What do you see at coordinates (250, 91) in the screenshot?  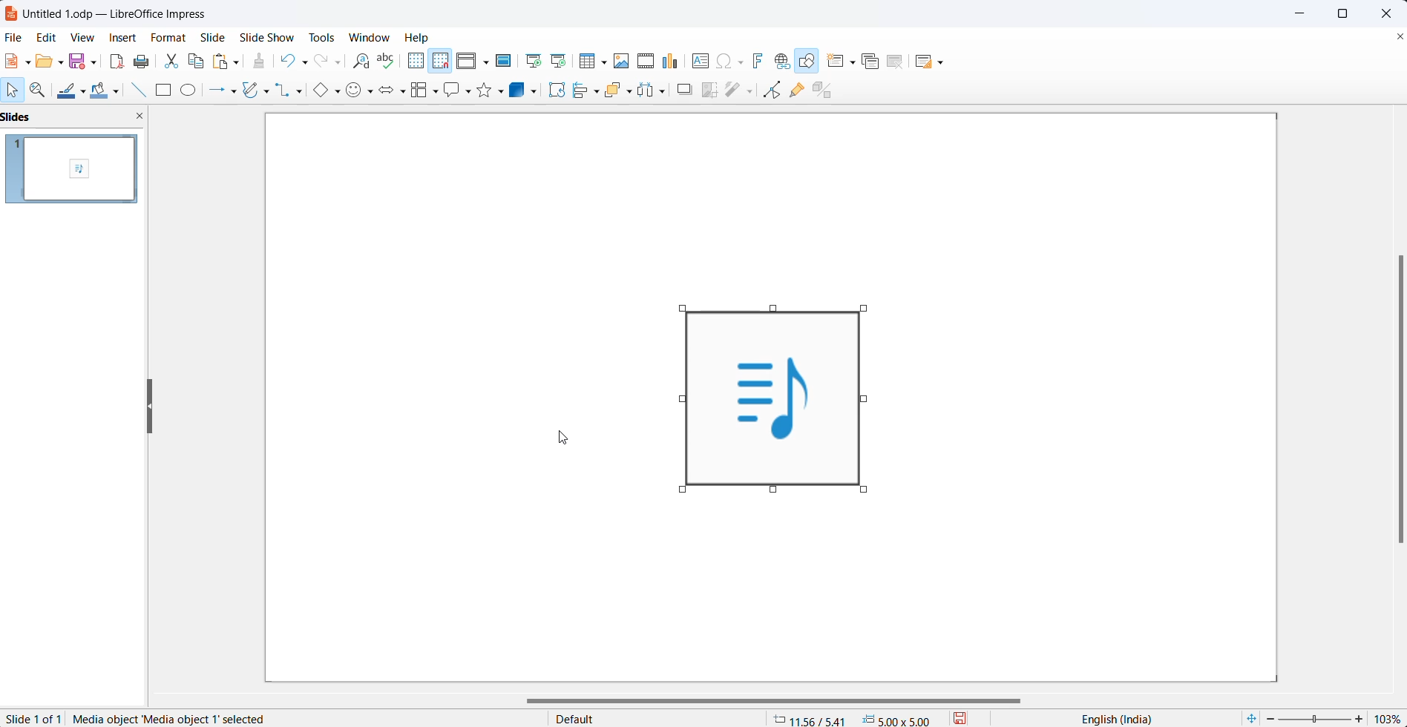 I see `curve and polygons` at bounding box center [250, 91].